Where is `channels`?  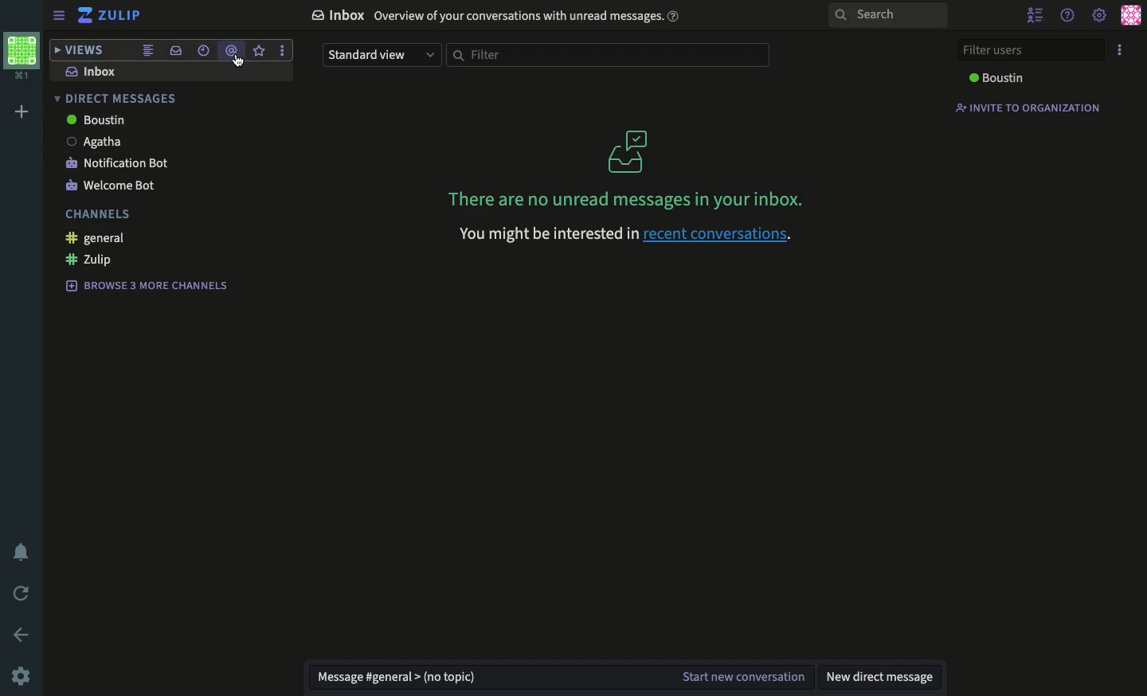
channels is located at coordinates (100, 213).